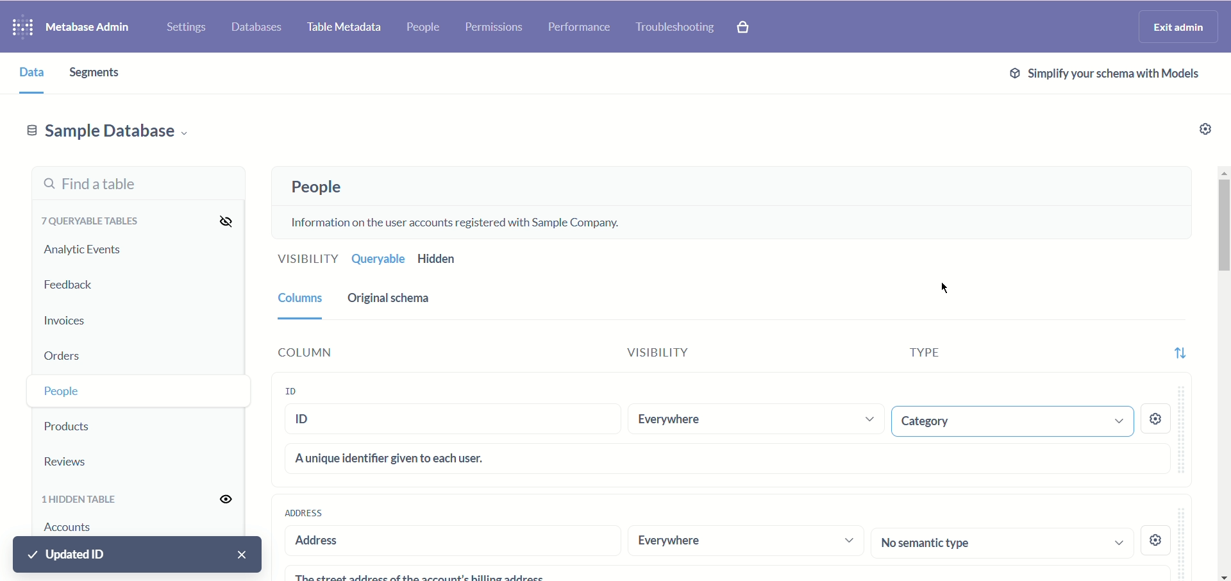 The width and height of the screenshot is (1231, 581). Describe the element at coordinates (92, 424) in the screenshot. I see `Products` at that location.